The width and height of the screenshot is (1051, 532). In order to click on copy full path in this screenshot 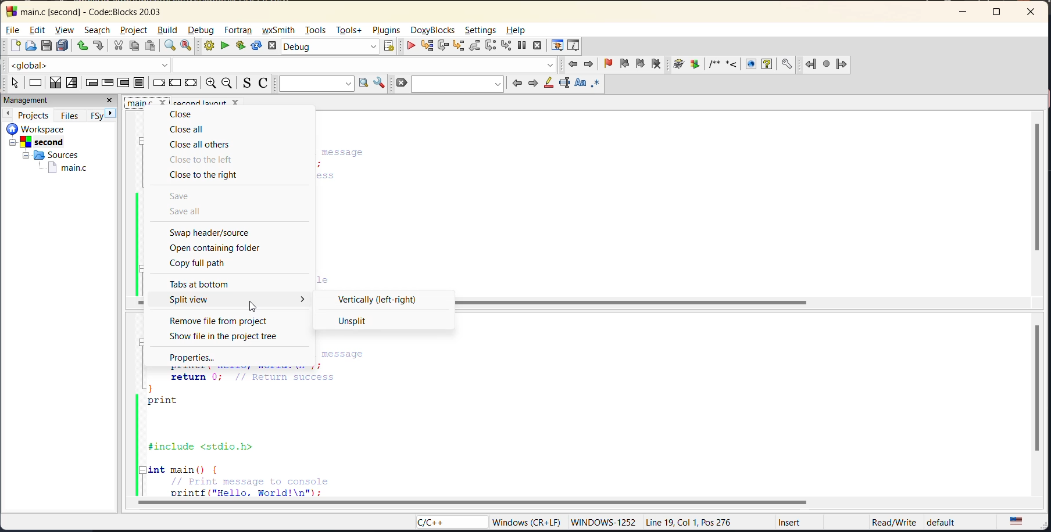, I will do `click(202, 263)`.